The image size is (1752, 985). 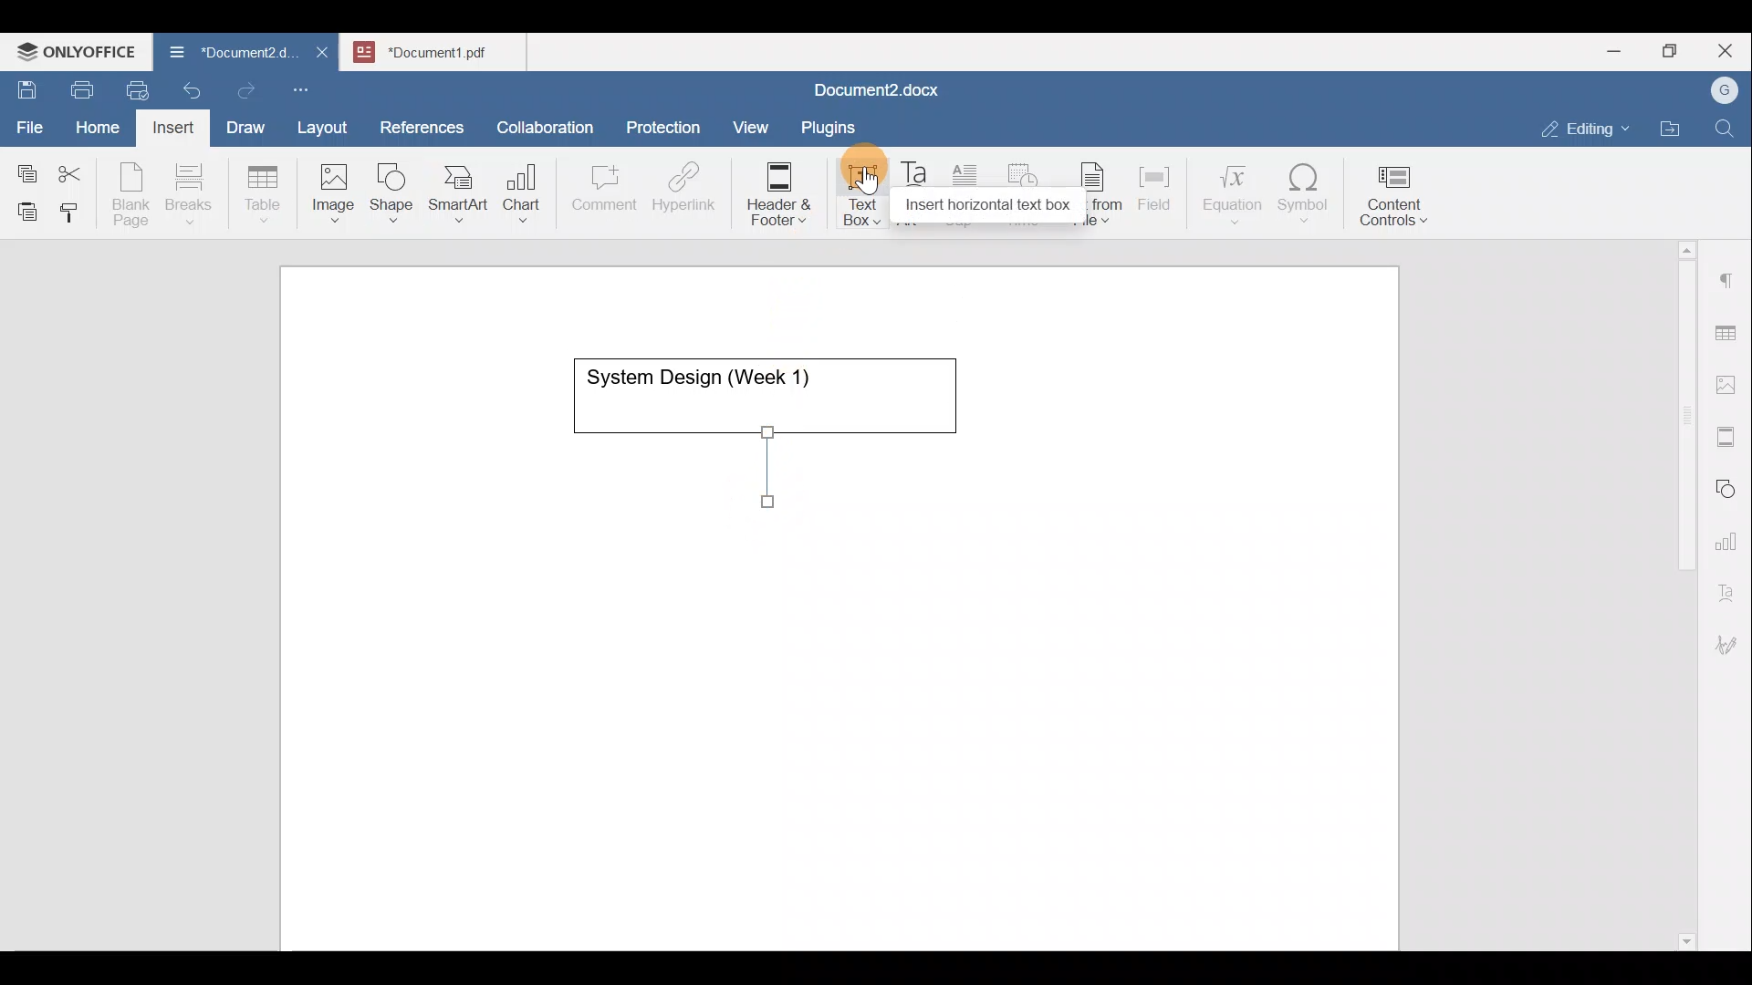 What do you see at coordinates (872, 92) in the screenshot?
I see `Document name` at bounding box center [872, 92].